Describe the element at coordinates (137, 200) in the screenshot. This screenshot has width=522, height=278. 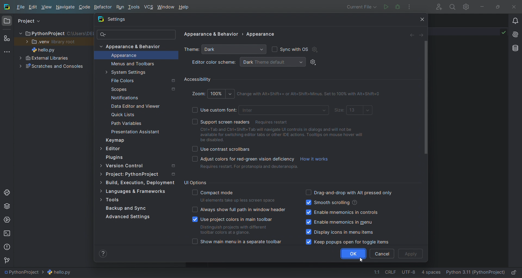
I see `tools` at that location.